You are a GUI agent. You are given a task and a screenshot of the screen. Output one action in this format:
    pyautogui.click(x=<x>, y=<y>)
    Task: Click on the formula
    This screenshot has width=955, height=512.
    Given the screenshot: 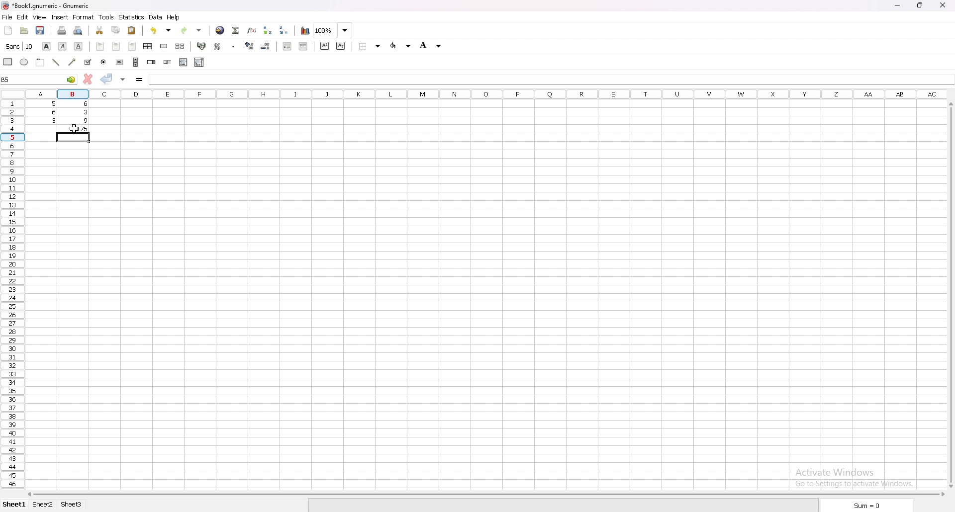 What is the action you would take?
    pyautogui.click(x=140, y=80)
    